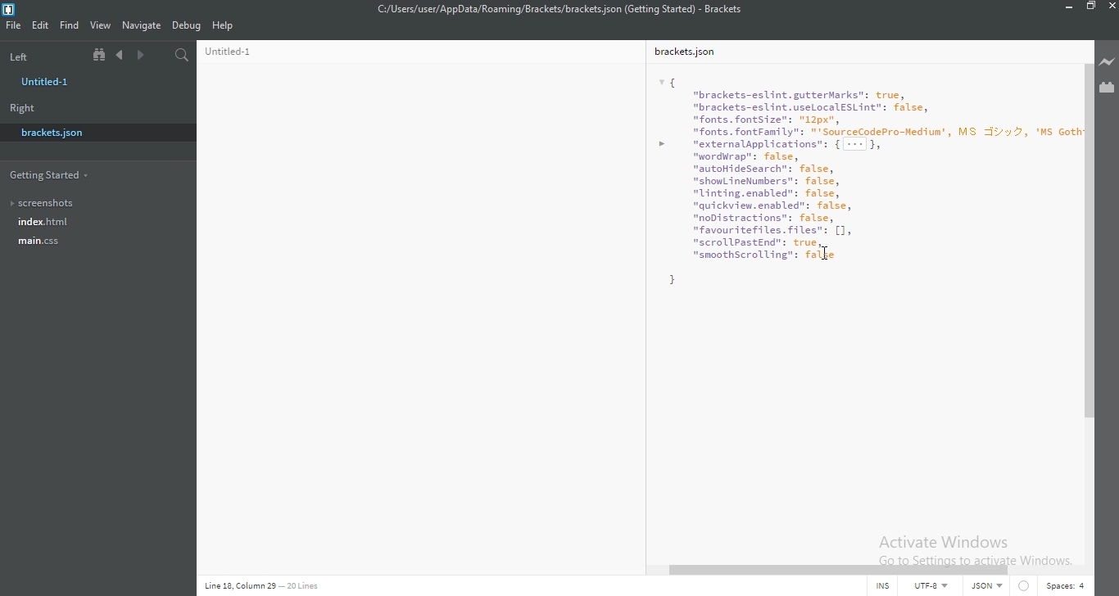 The image size is (1119, 596). What do you see at coordinates (14, 25) in the screenshot?
I see `File` at bounding box center [14, 25].